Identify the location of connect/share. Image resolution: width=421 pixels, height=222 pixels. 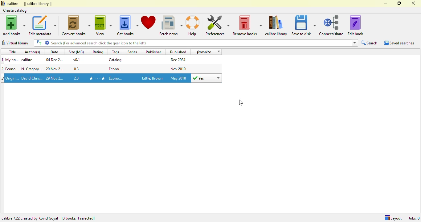
(331, 25).